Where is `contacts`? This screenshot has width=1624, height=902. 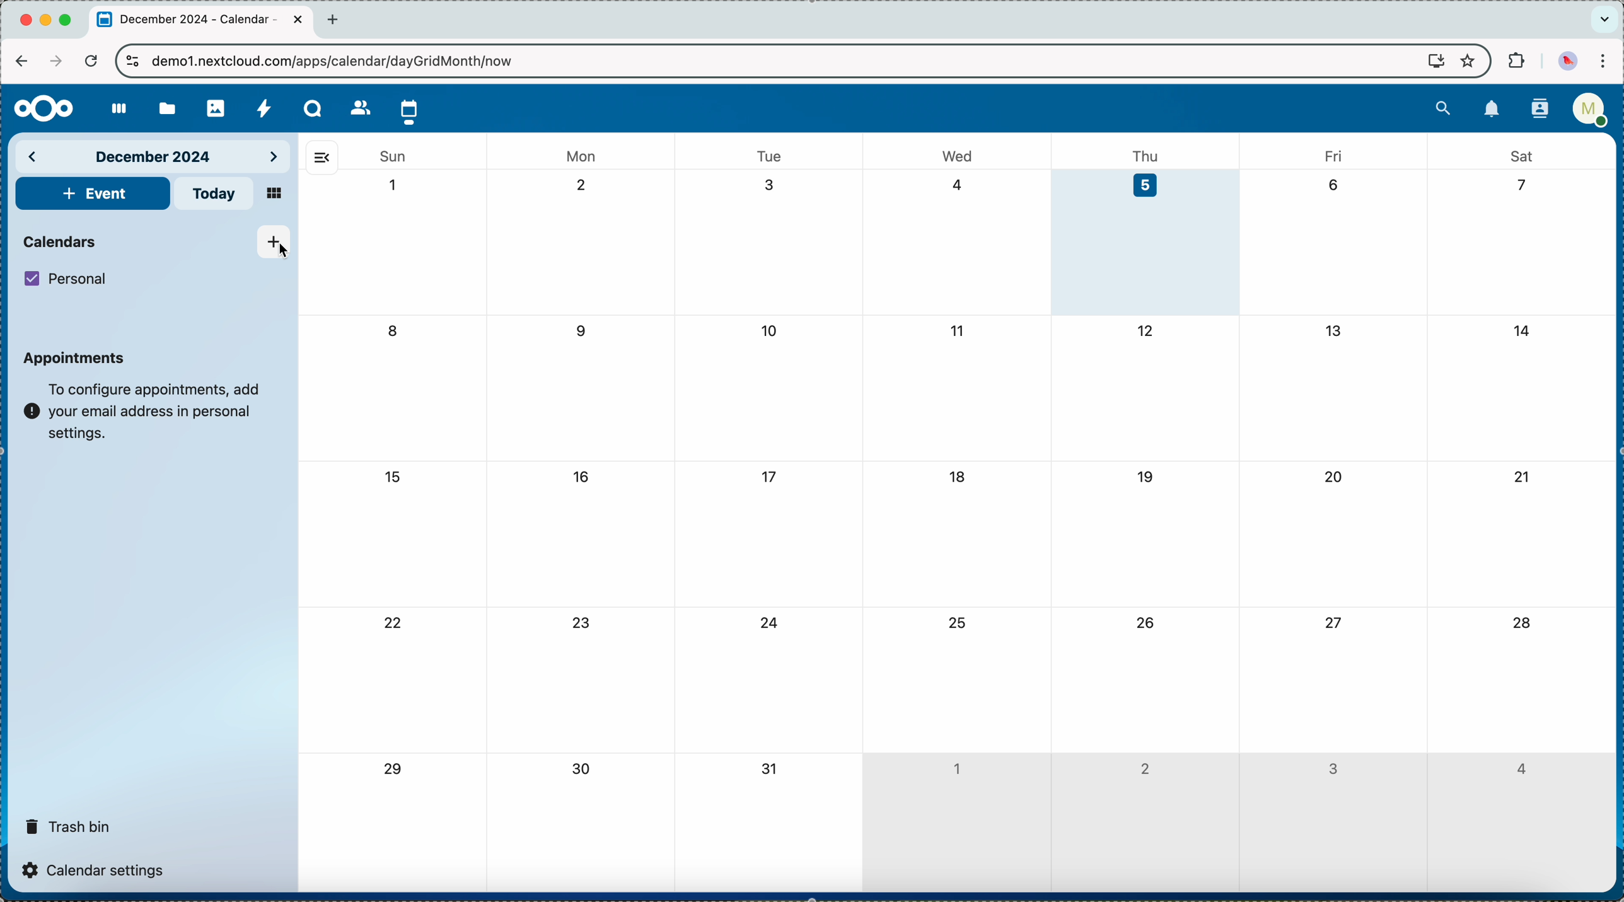
contacts is located at coordinates (356, 107).